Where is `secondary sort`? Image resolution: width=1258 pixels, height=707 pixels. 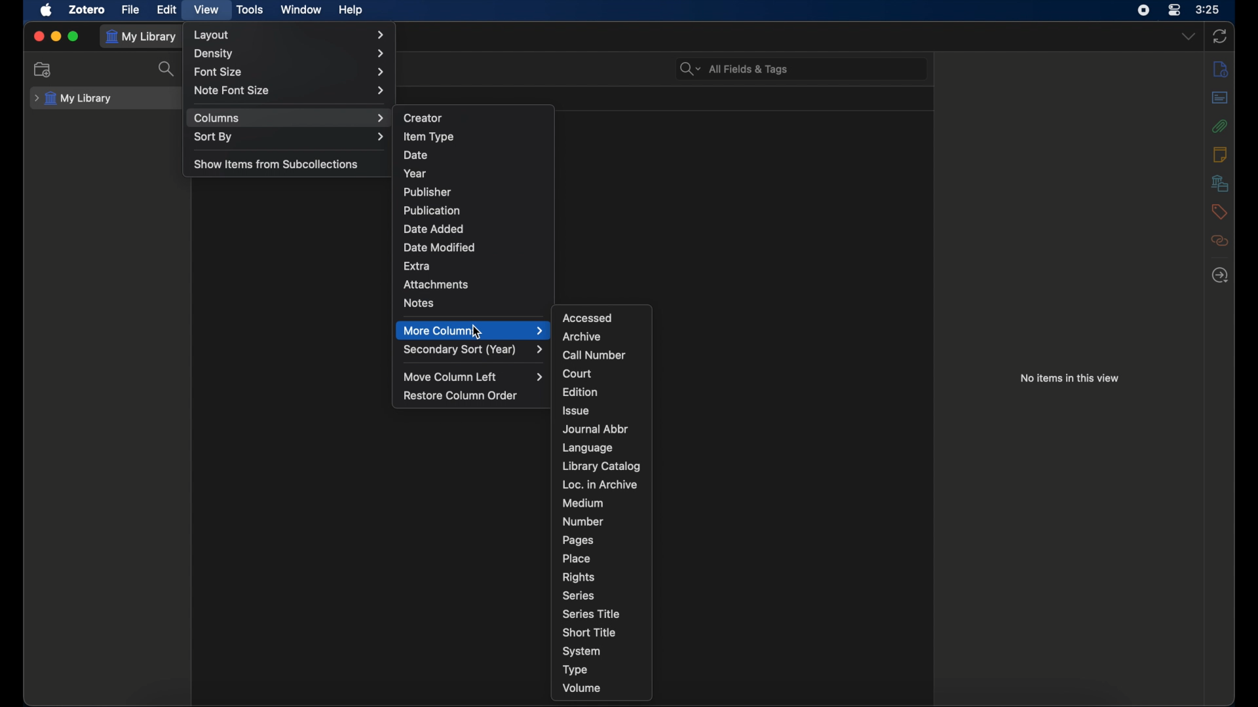 secondary sort is located at coordinates (474, 350).